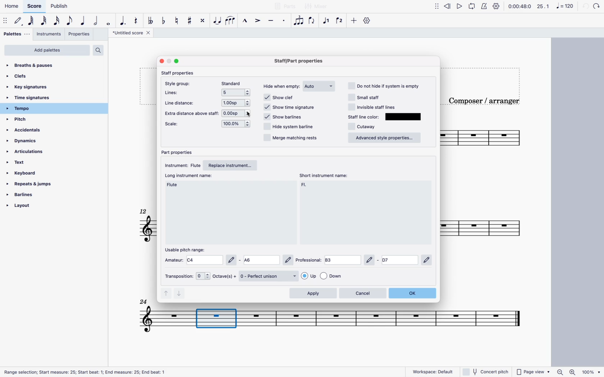  What do you see at coordinates (202, 20) in the screenshot?
I see `toggle double sharp` at bounding box center [202, 20].